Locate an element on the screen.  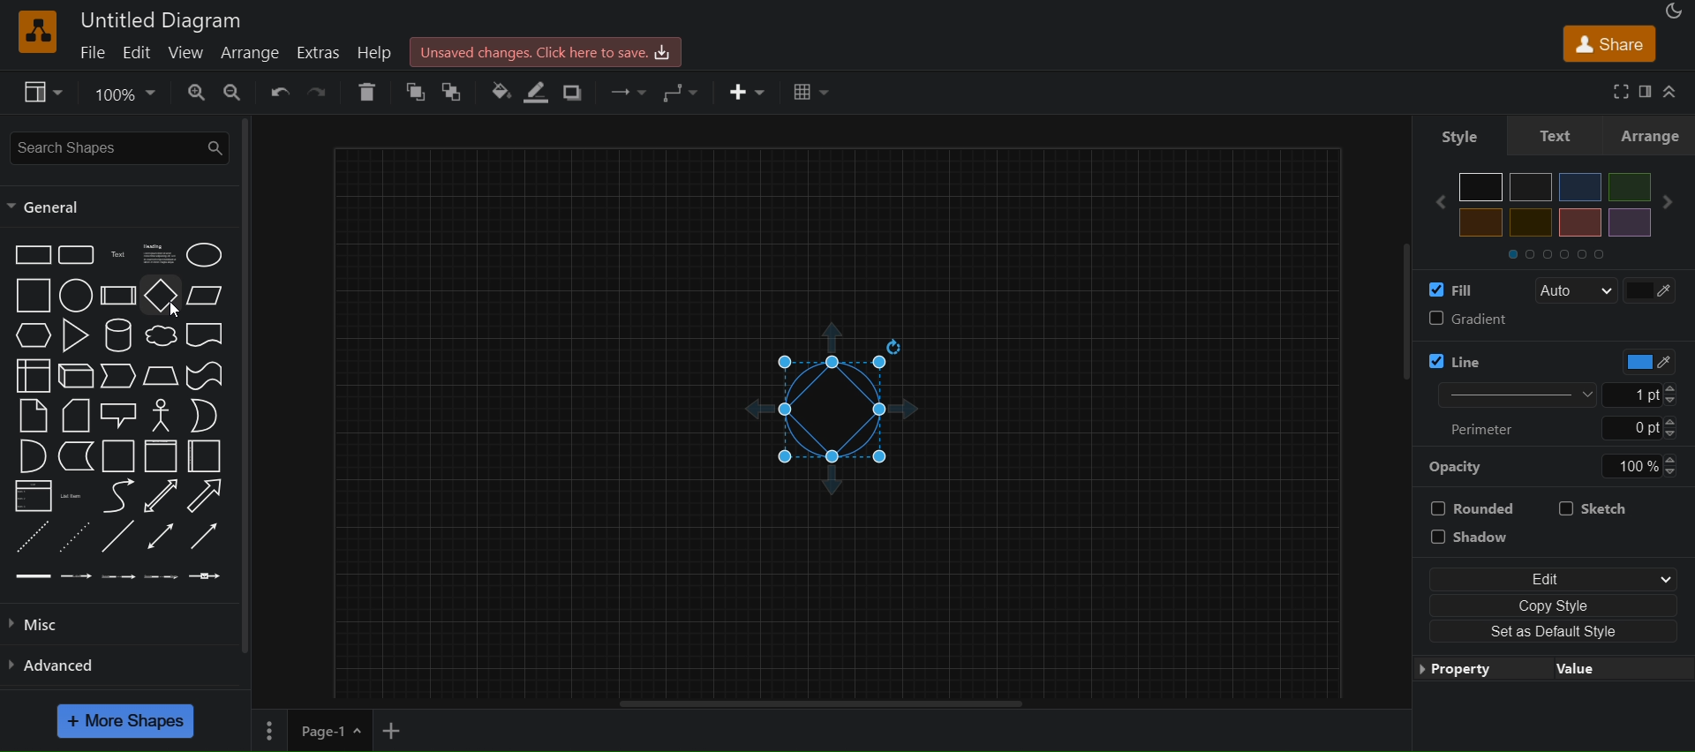
document is located at coordinates (207, 338).